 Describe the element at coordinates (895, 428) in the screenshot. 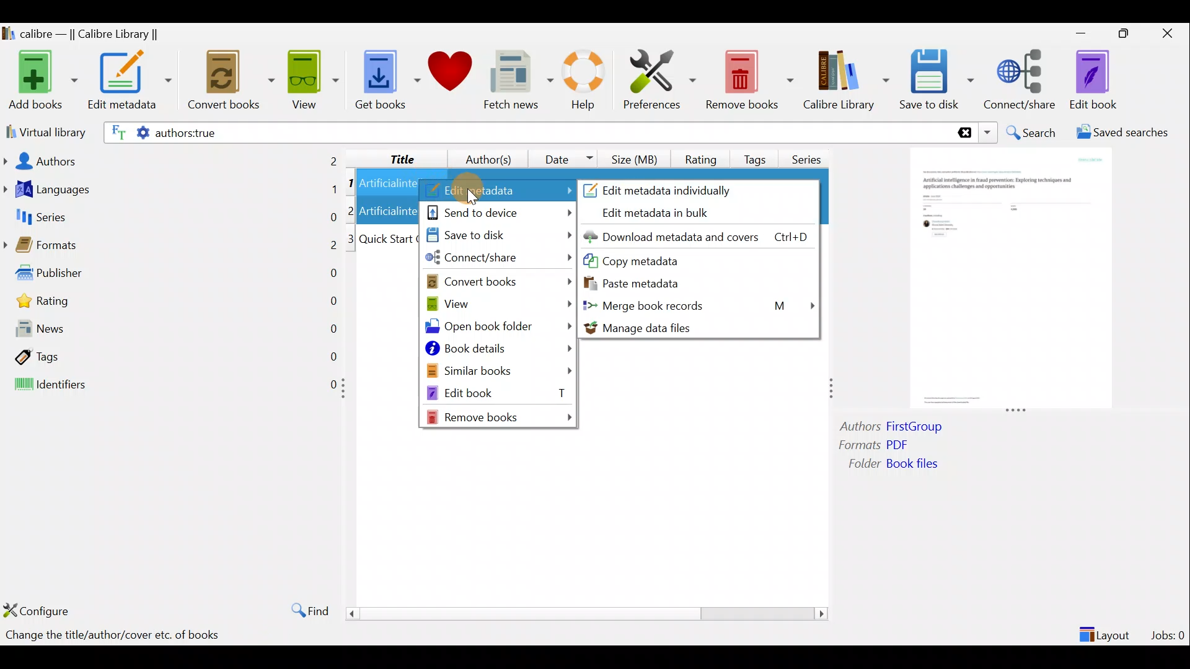

I see `Authors: FirstGroup` at that location.